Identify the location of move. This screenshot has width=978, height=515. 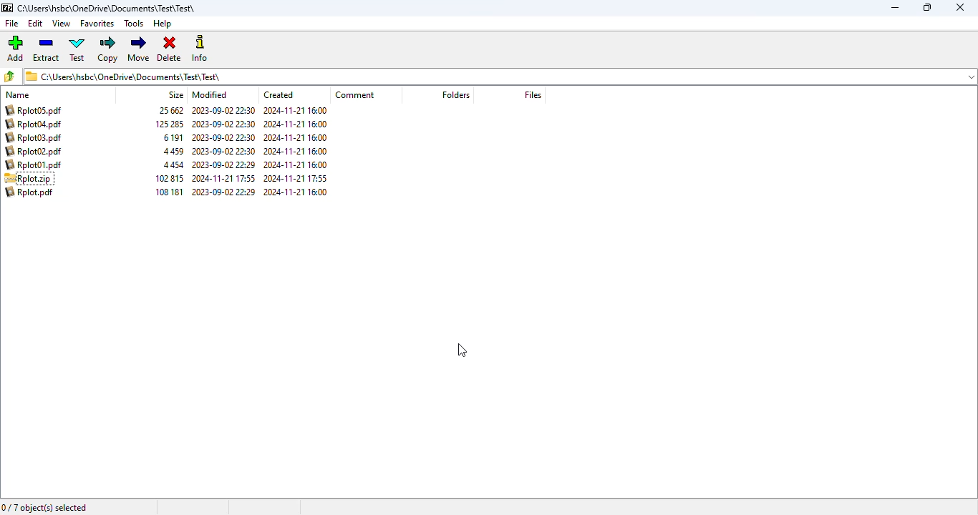
(138, 49).